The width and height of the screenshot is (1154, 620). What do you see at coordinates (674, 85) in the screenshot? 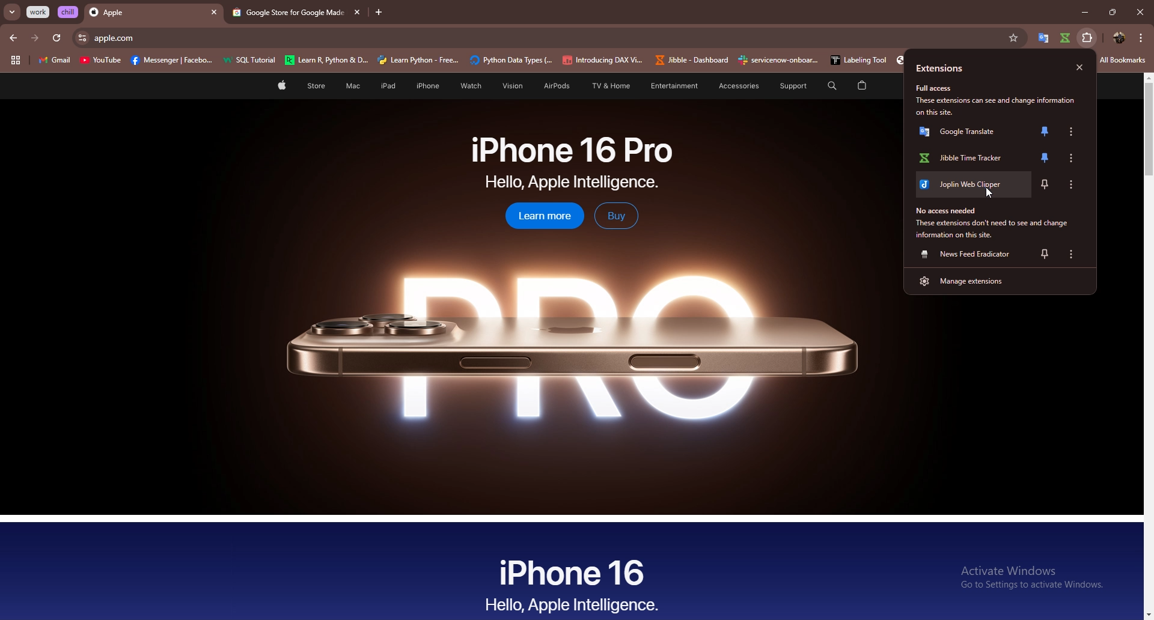
I see `Entertainment` at bounding box center [674, 85].